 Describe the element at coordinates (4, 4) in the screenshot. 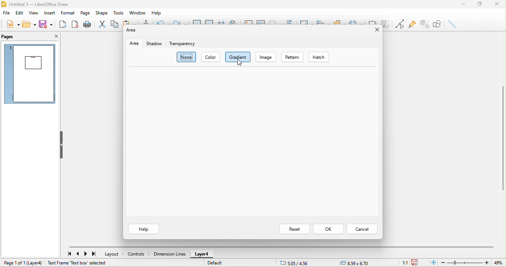

I see `libre office draw logo` at that location.